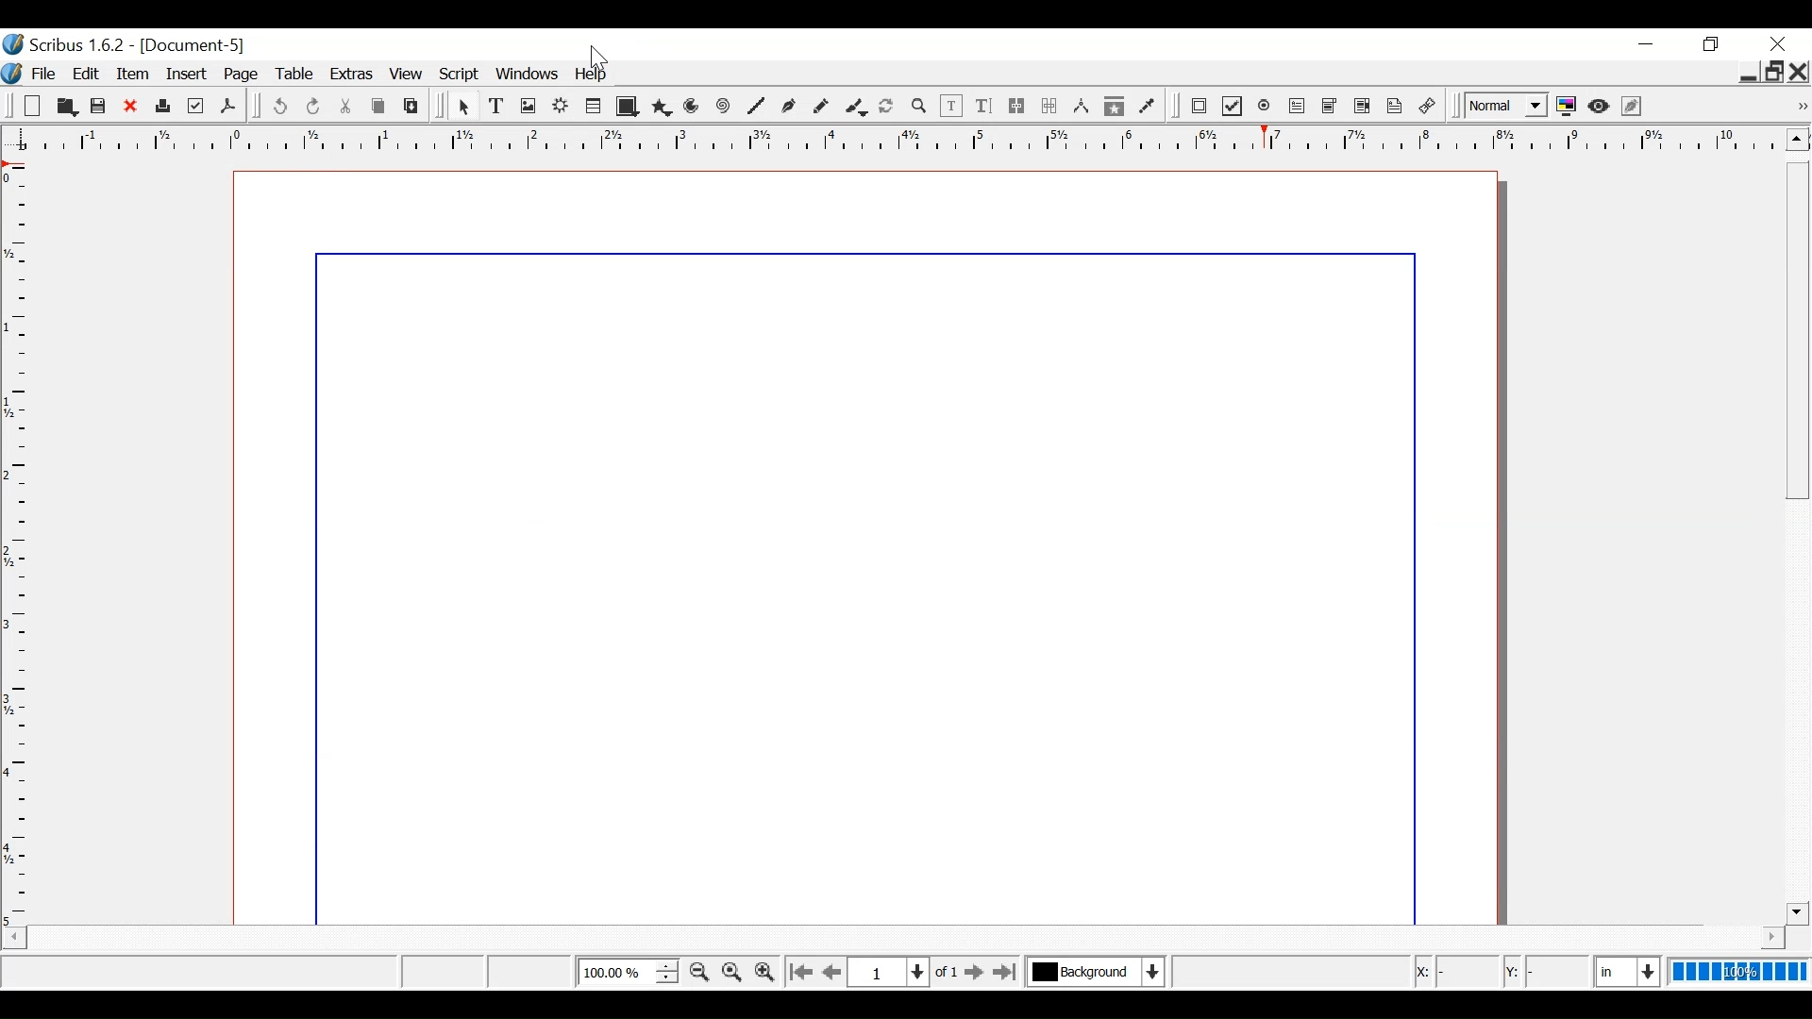 The image size is (1812, 1019). Describe the element at coordinates (161, 108) in the screenshot. I see `Print` at that location.